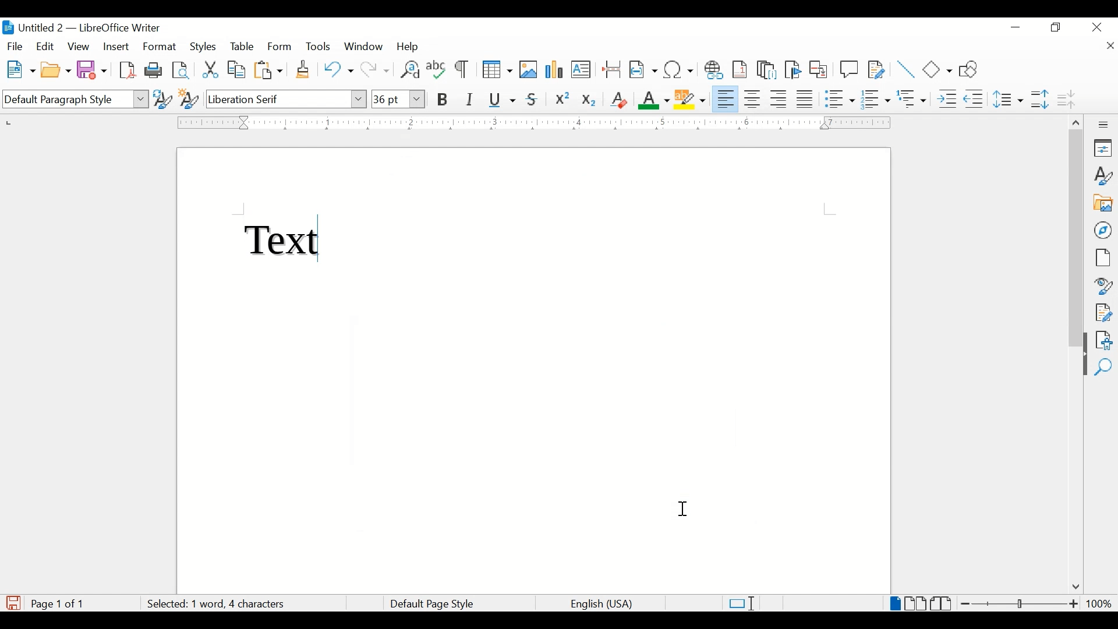  I want to click on font name, so click(287, 98).